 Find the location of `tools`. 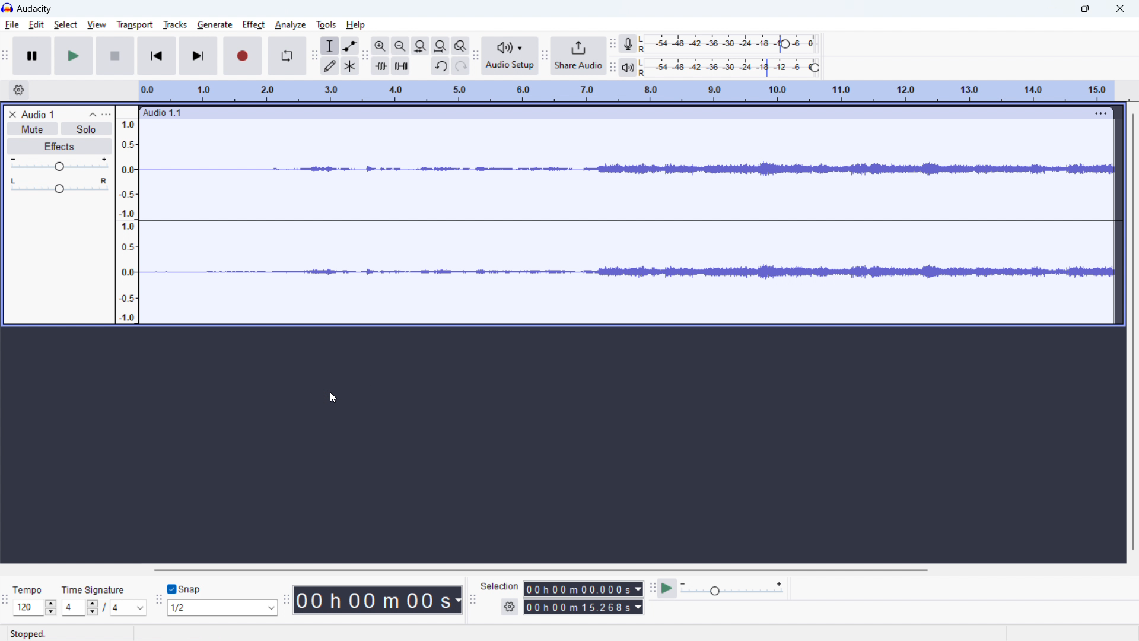

tools is located at coordinates (326, 24).